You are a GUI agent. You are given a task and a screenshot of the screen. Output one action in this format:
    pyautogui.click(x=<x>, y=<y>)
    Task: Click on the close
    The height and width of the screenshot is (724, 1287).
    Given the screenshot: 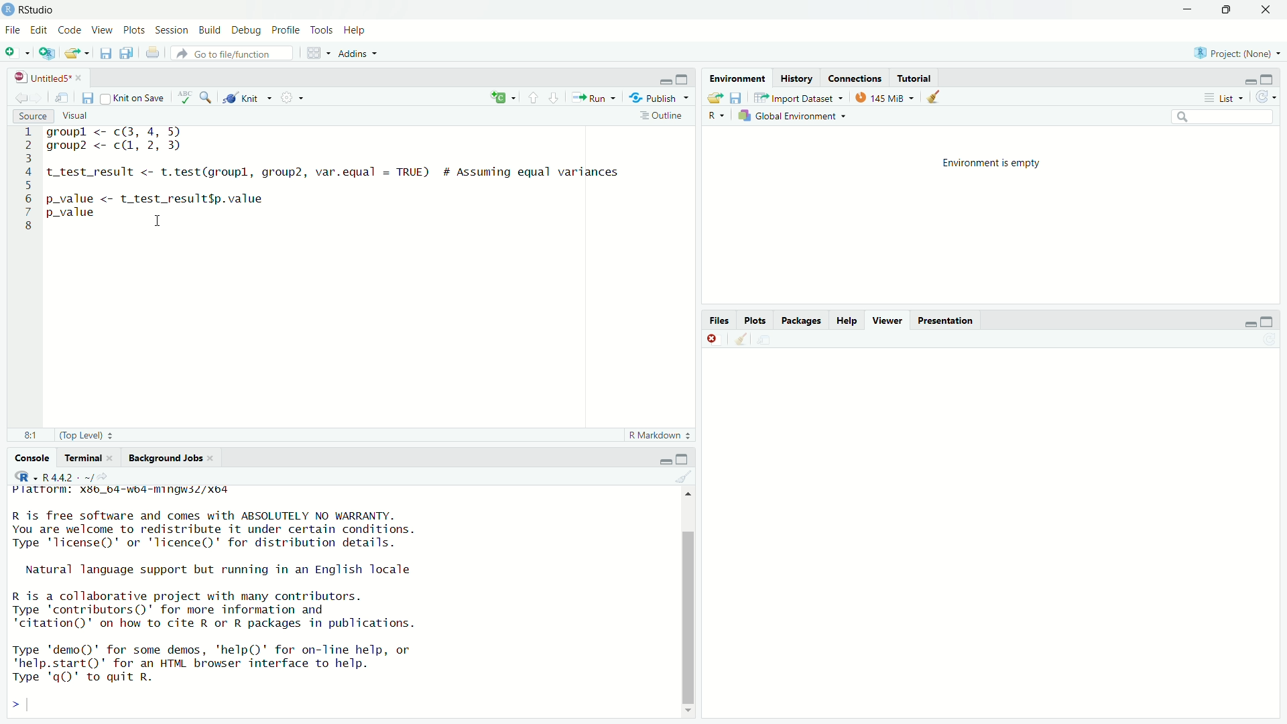 What is the action you would take?
    pyautogui.click(x=713, y=339)
    